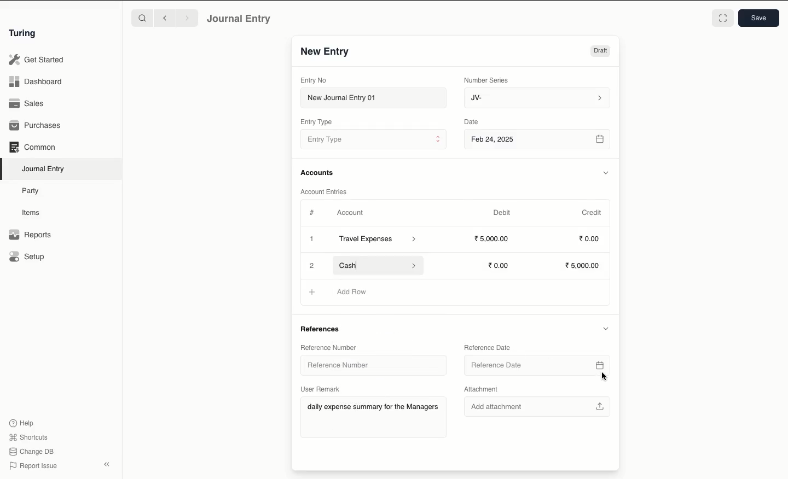  I want to click on Entry Type, so click(316, 122).